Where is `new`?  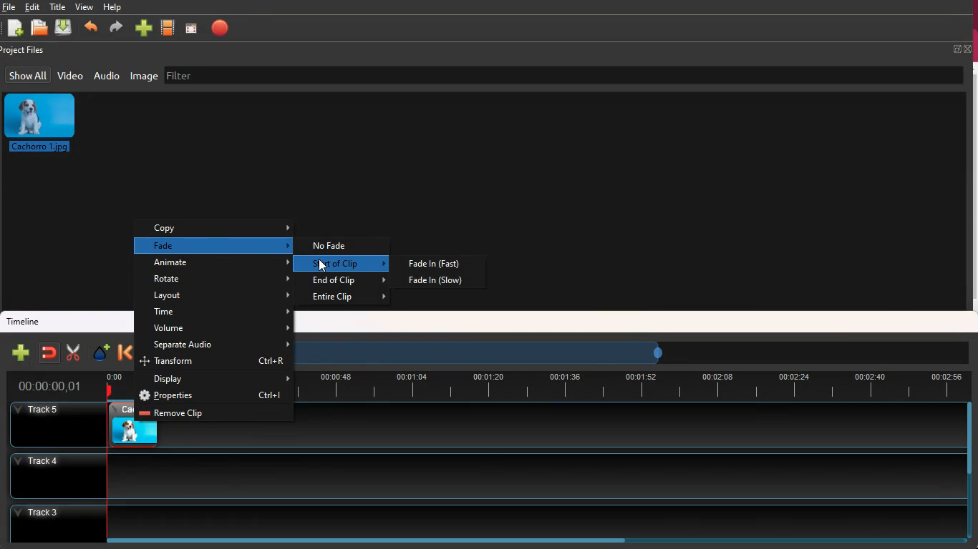 new is located at coordinates (14, 29).